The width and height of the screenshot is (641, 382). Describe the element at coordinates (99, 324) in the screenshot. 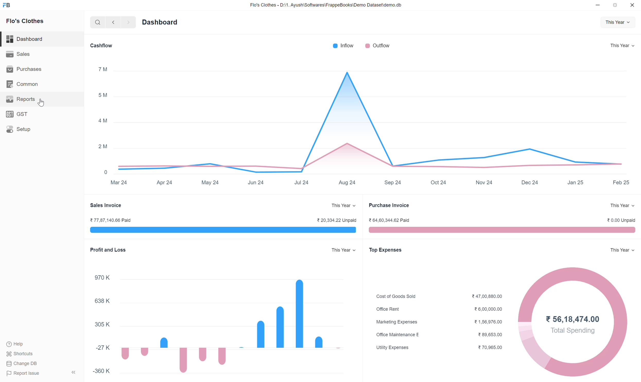

I see `305K` at that location.